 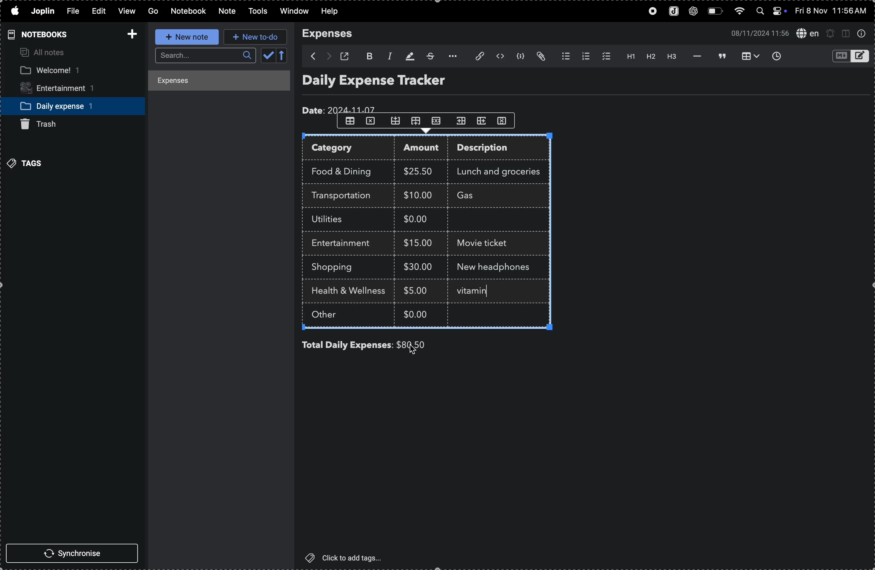 I want to click on shift coloumn to right, so click(x=461, y=120).